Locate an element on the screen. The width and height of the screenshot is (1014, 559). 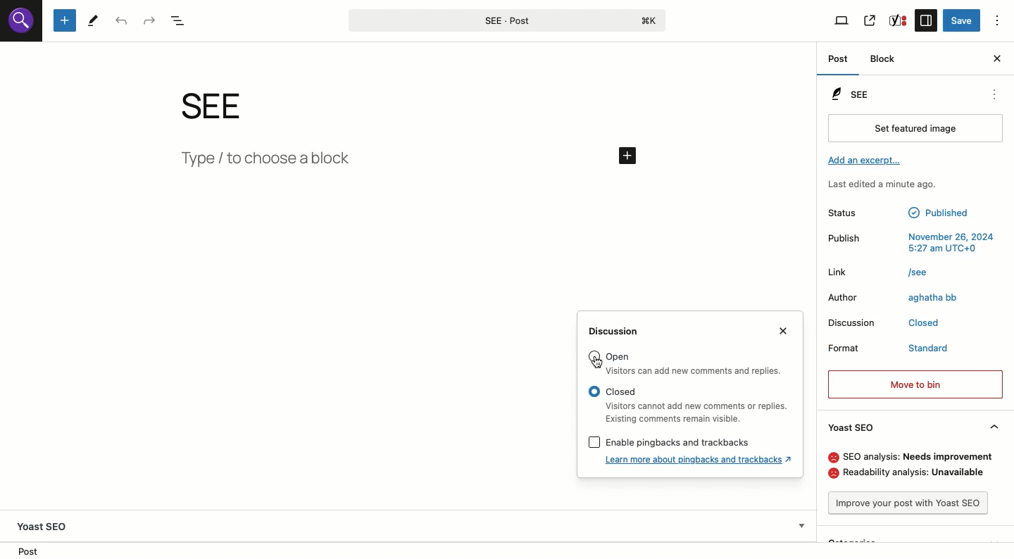
Close is located at coordinates (997, 59).